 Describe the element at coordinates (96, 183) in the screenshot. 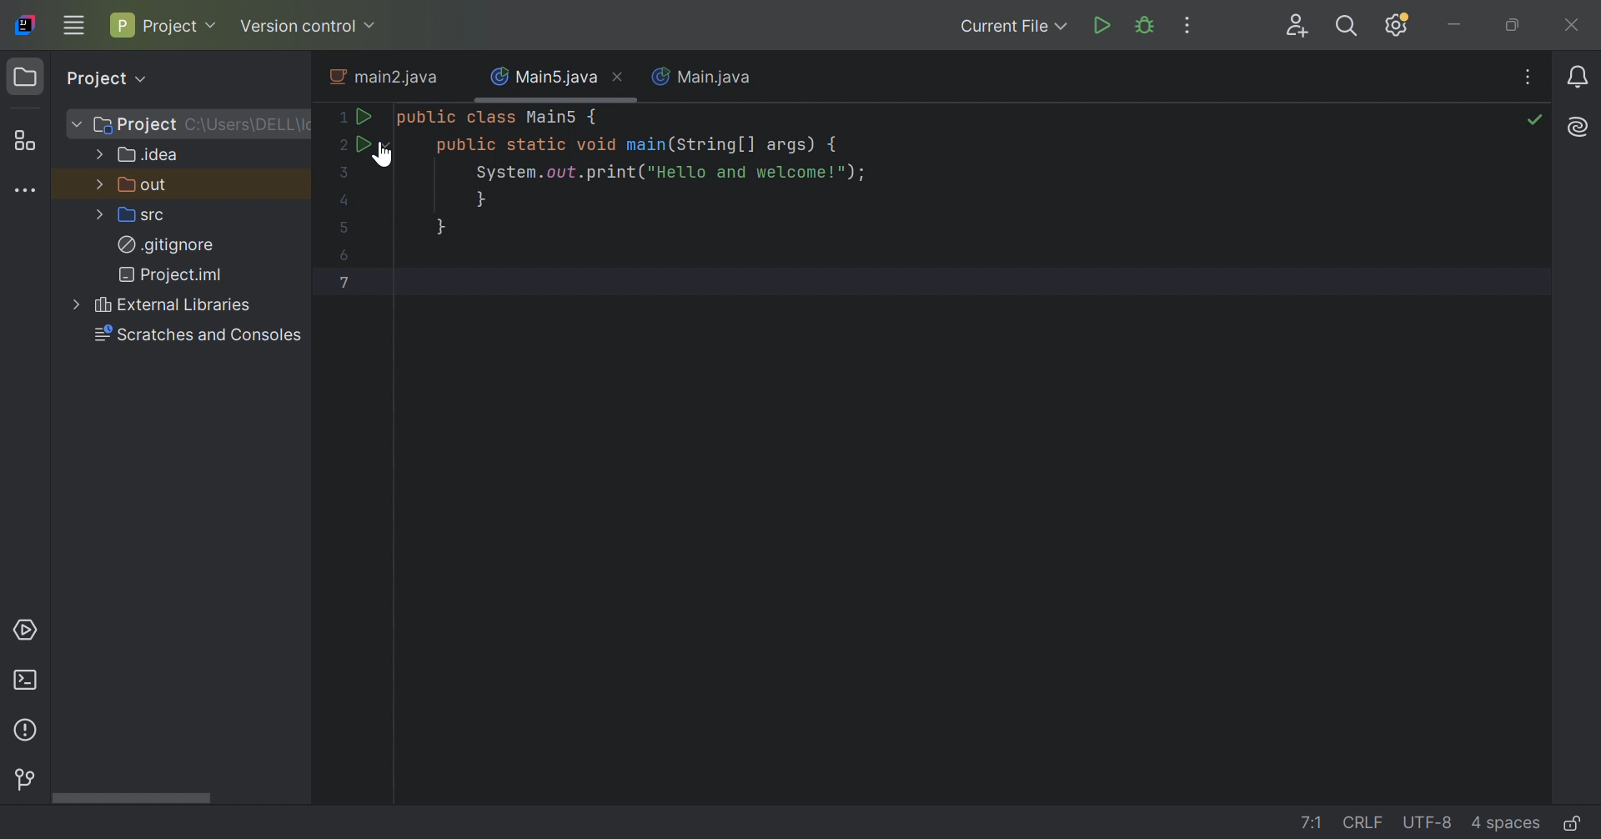

I see `More` at that location.